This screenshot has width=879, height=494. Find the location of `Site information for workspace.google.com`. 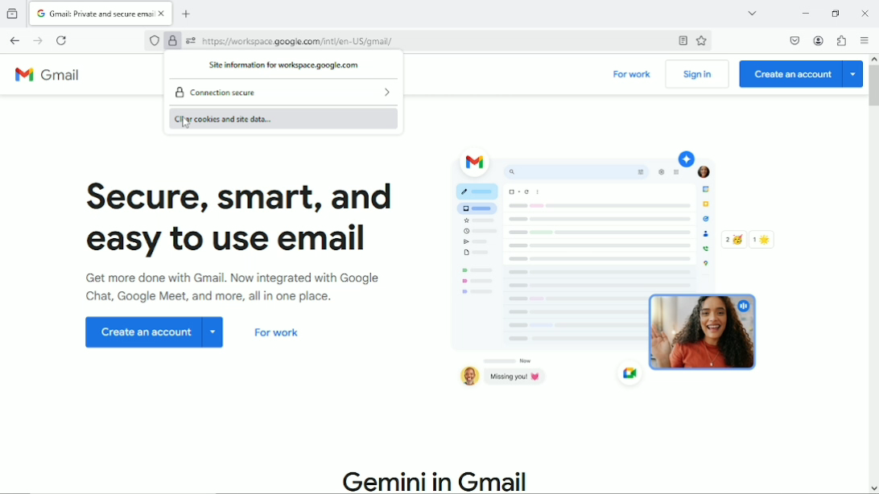

Site information for workspace.google.com is located at coordinates (283, 64).